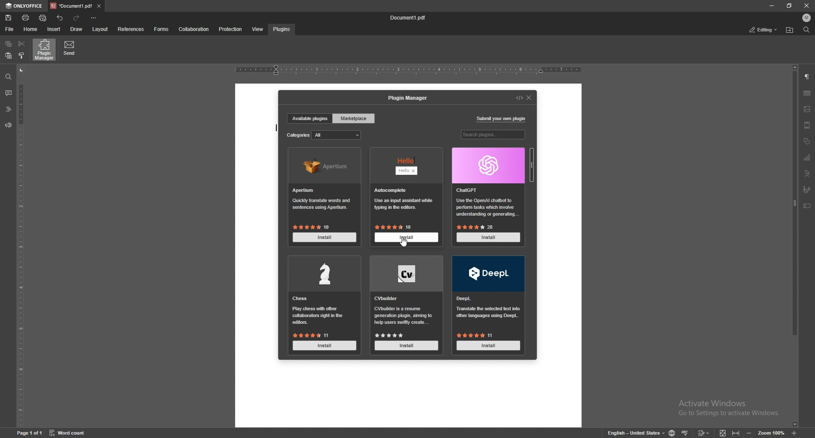  Describe the element at coordinates (258, 30) in the screenshot. I see `view` at that location.